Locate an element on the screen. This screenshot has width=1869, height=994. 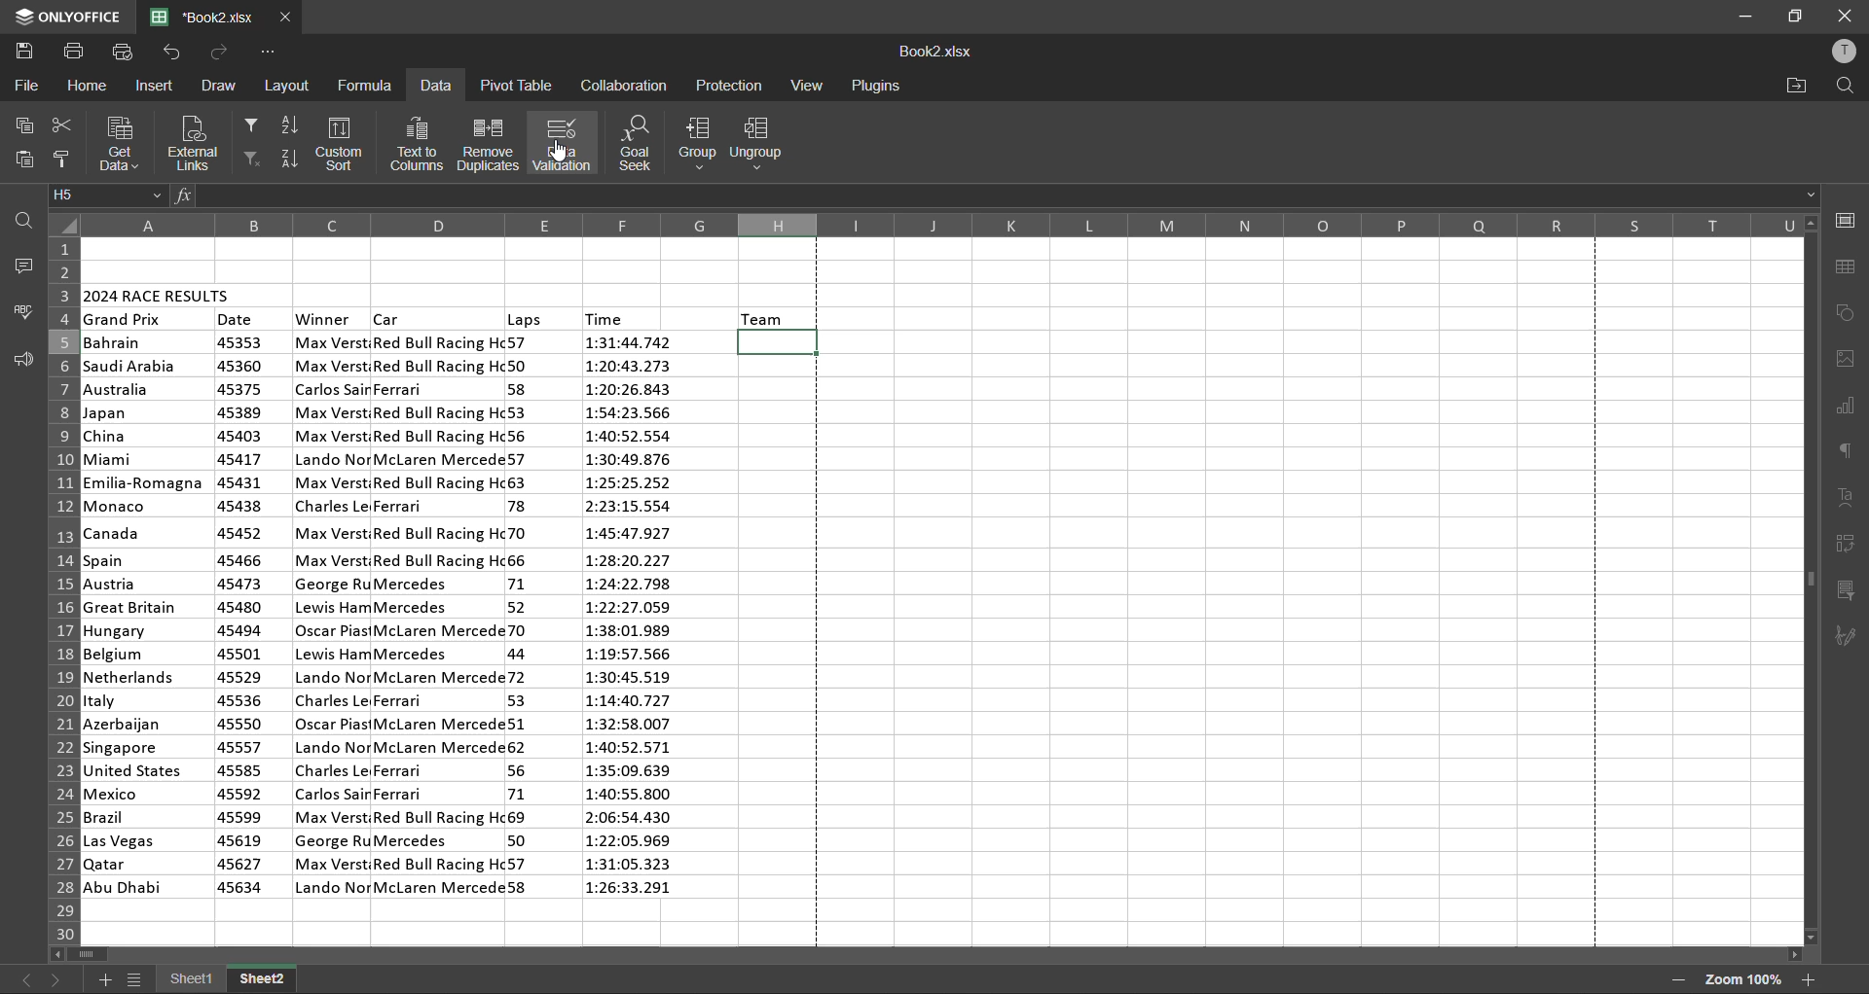
cell settings is located at coordinates (1845, 220).